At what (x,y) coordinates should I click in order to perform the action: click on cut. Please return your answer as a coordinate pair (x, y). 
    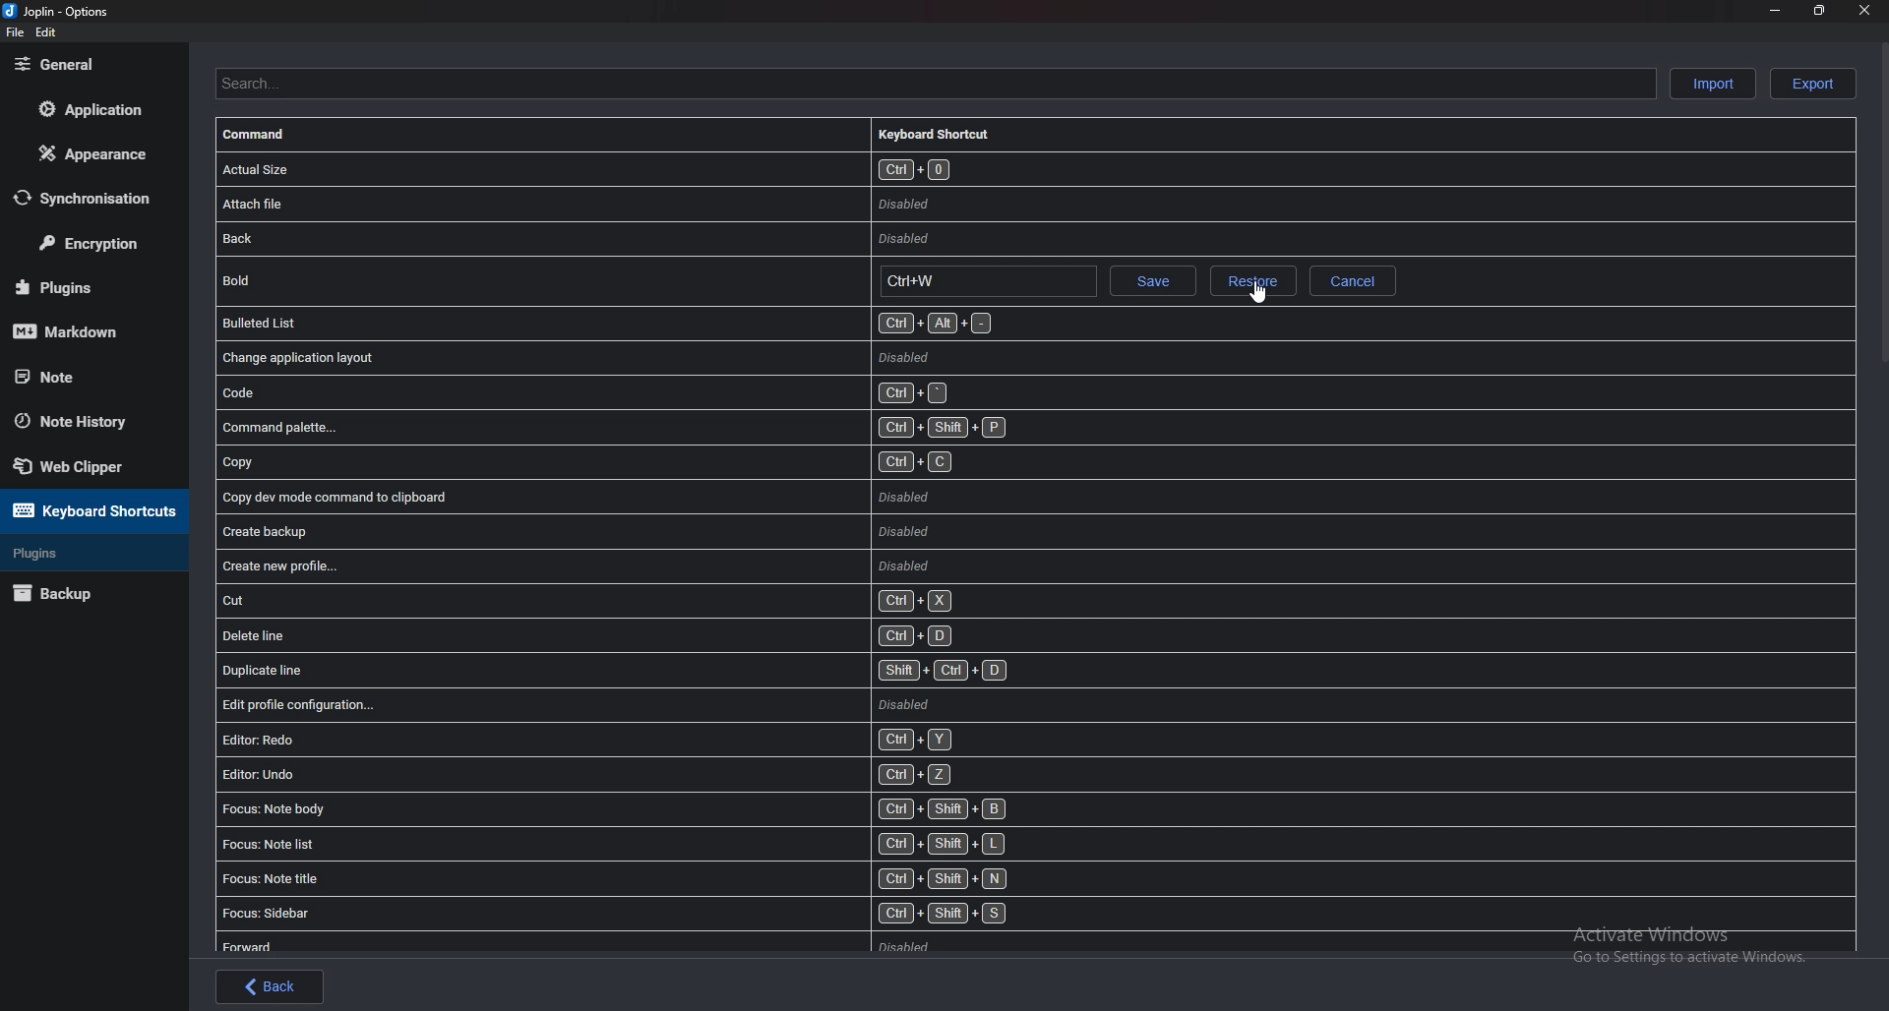
    Looking at the image, I should click on (600, 601).